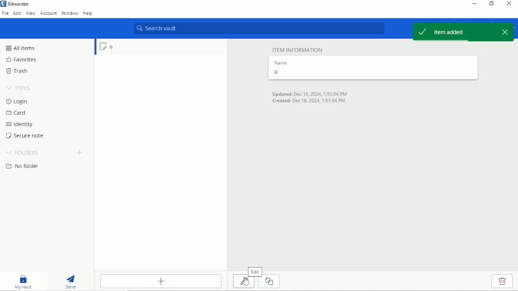 The image size is (518, 291). I want to click on Edit, so click(18, 13).